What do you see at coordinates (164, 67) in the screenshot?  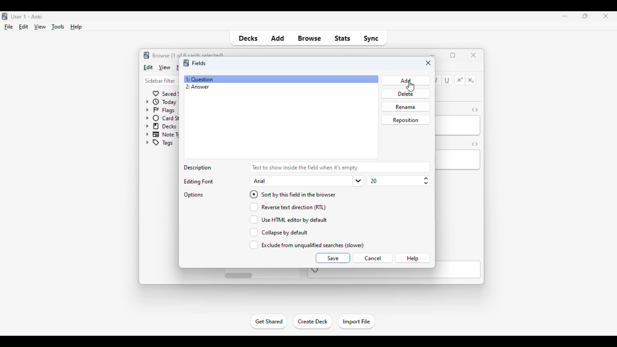 I see `view` at bounding box center [164, 67].